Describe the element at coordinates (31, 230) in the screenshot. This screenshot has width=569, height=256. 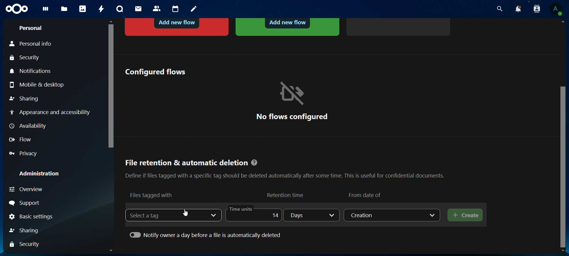
I see `sharing` at that location.